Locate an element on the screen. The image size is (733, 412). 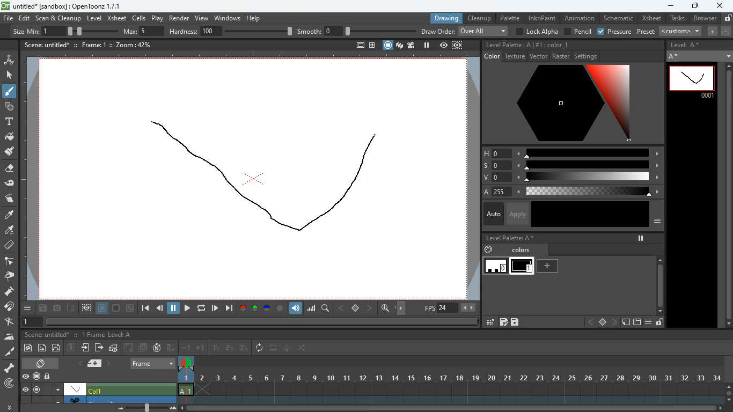
pump is located at coordinates (9, 292).